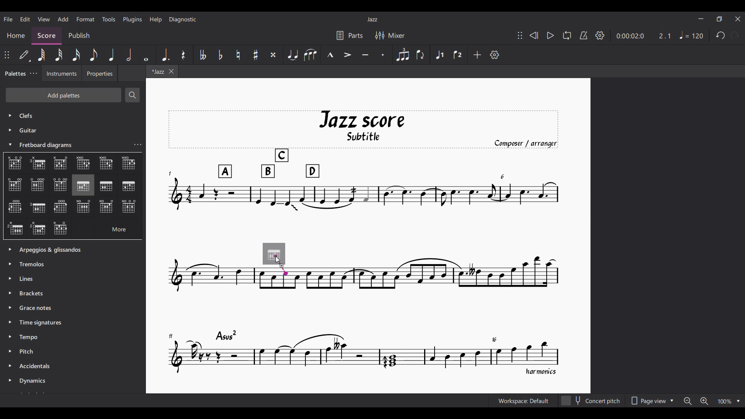 The width and height of the screenshot is (745, 419). Describe the element at coordinates (108, 19) in the screenshot. I see `Tools menu` at that location.